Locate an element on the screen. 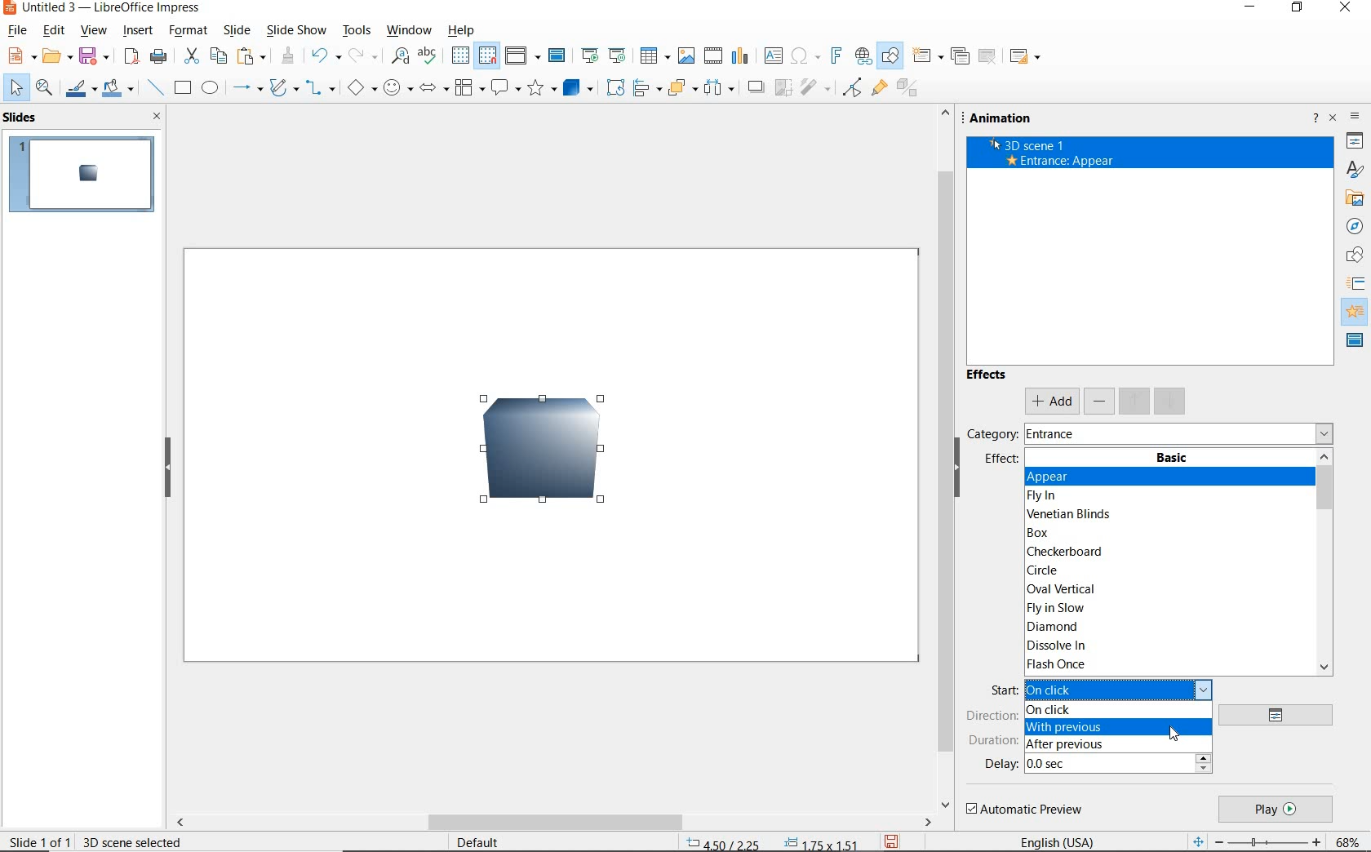 This screenshot has height=852, width=1371. 3D Image is located at coordinates (531, 458).